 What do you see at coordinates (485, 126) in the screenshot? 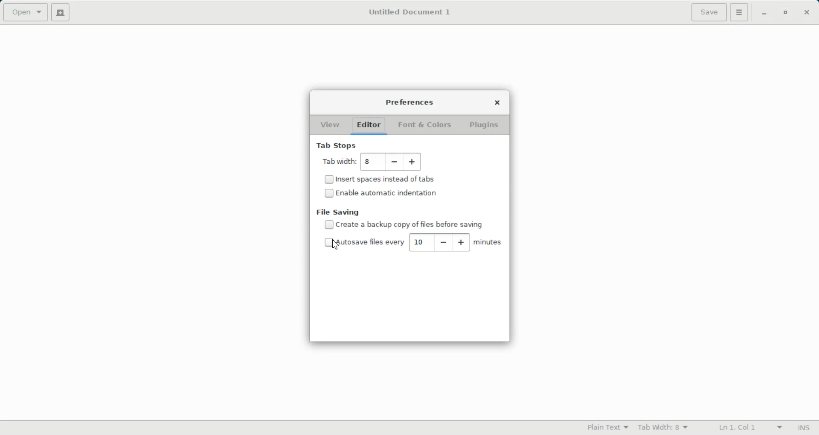
I see `Plugins` at bounding box center [485, 126].